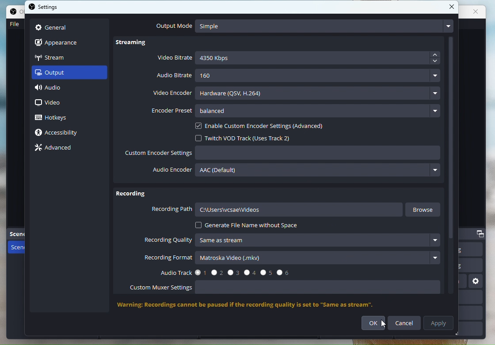 The image size is (495, 345). What do you see at coordinates (452, 7) in the screenshot?
I see `close` at bounding box center [452, 7].